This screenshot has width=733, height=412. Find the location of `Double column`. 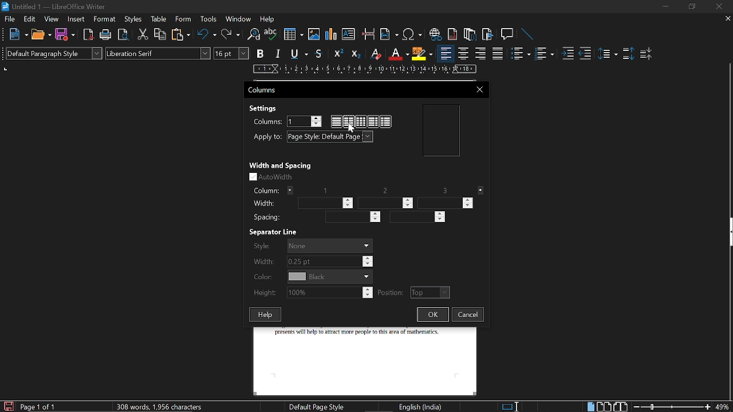

Double column is located at coordinates (349, 121).